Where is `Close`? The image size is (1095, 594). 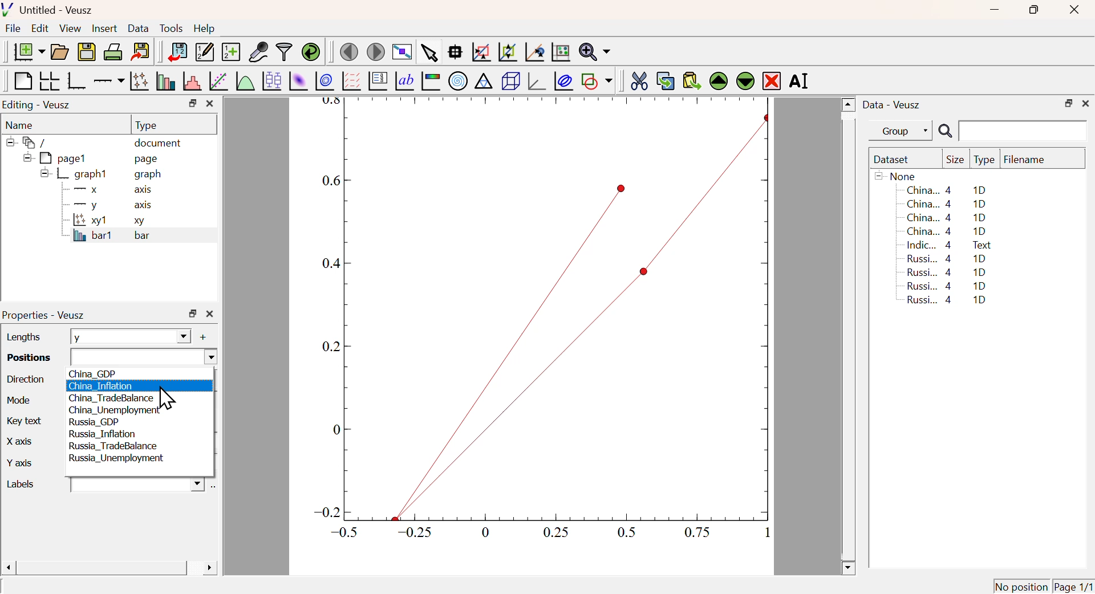
Close is located at coordinates (210, 104).